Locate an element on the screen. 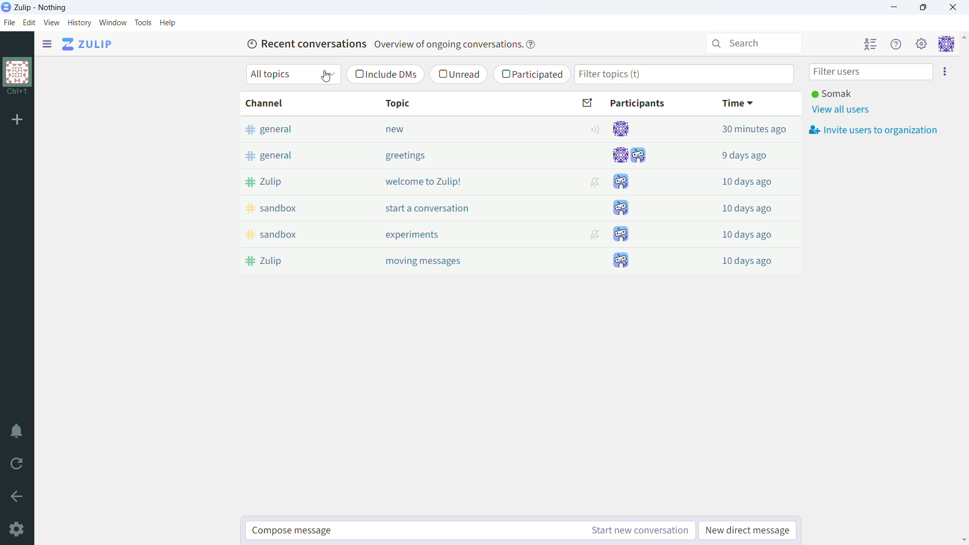 The height and width of the screenshot is (545, 969). view is located at coordinates (52, 22).